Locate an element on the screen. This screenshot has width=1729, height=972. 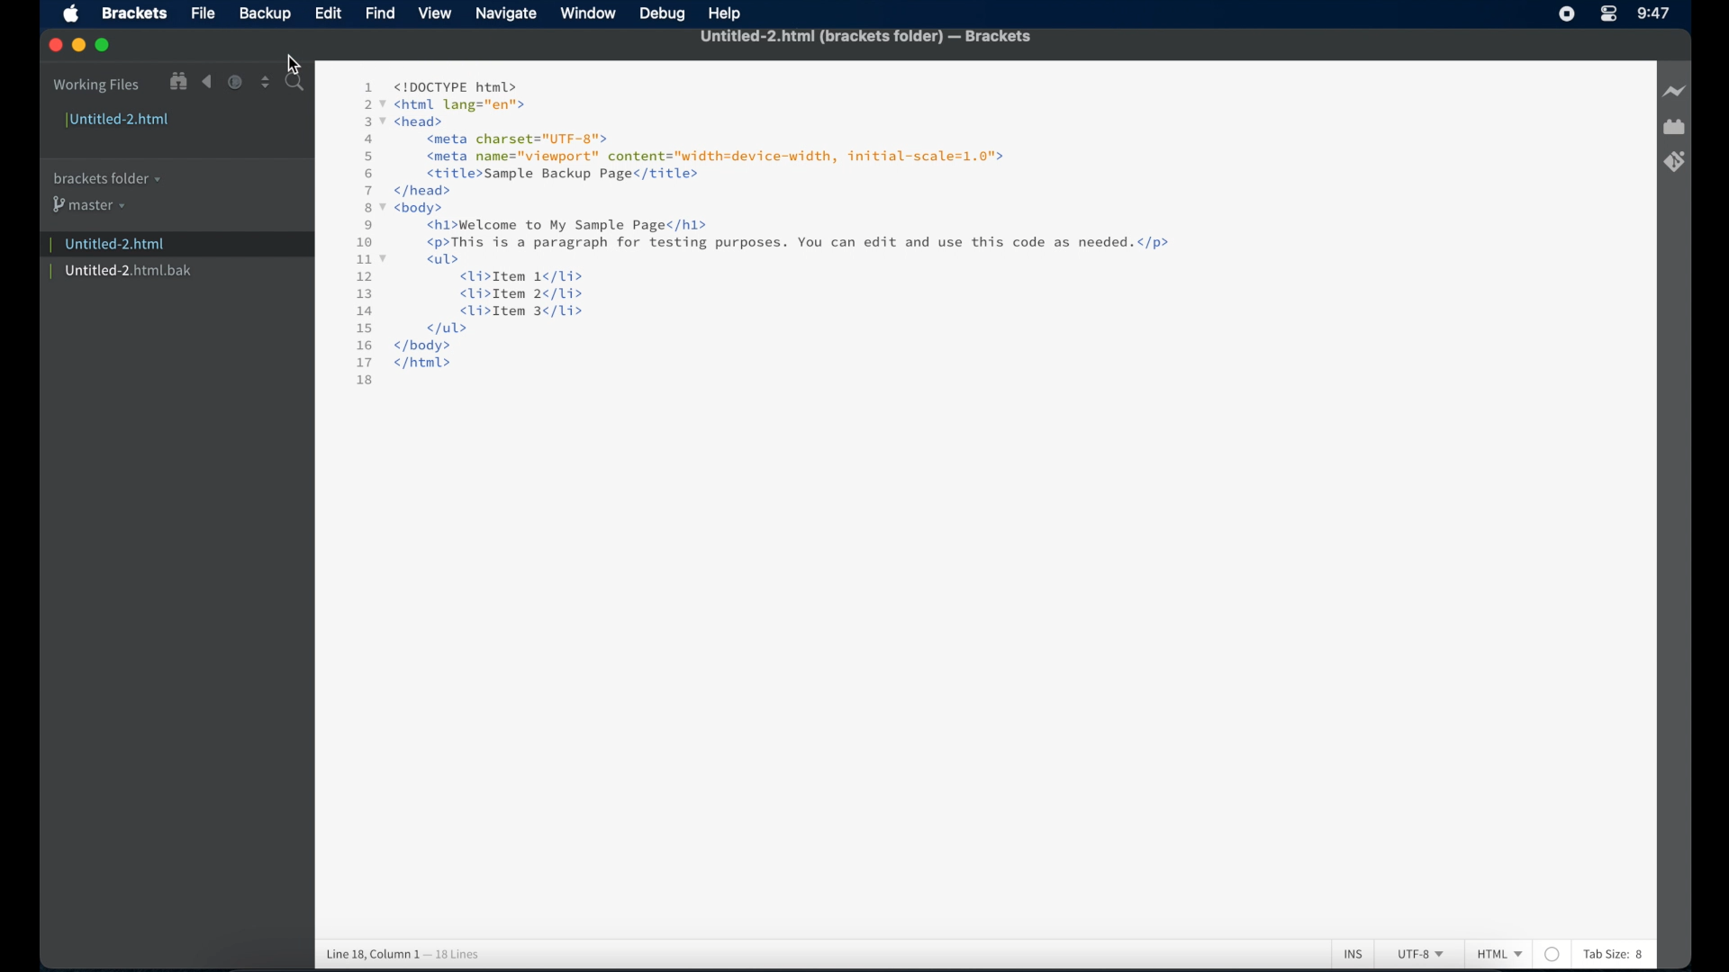
close is located at coordinates (55, 46).